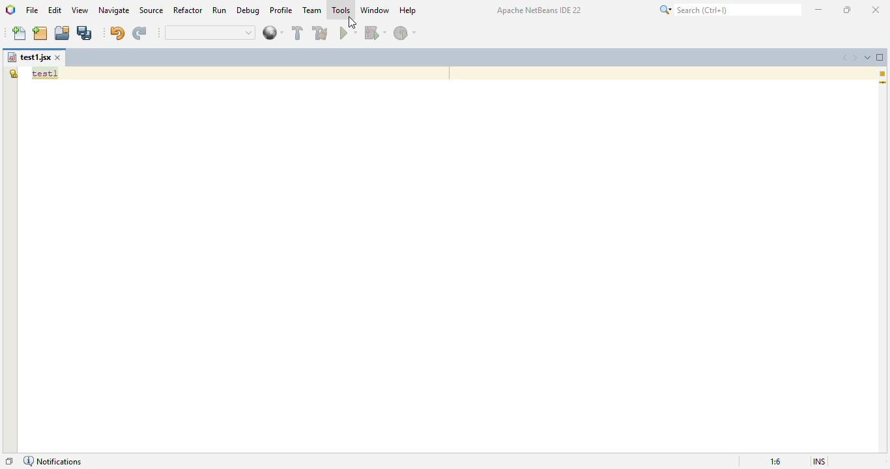 Image resolution: width=890 pixels, height=469 pixels. Describe the element at coordinates (29, 57) in the screenshot. I see `file name` at that location.